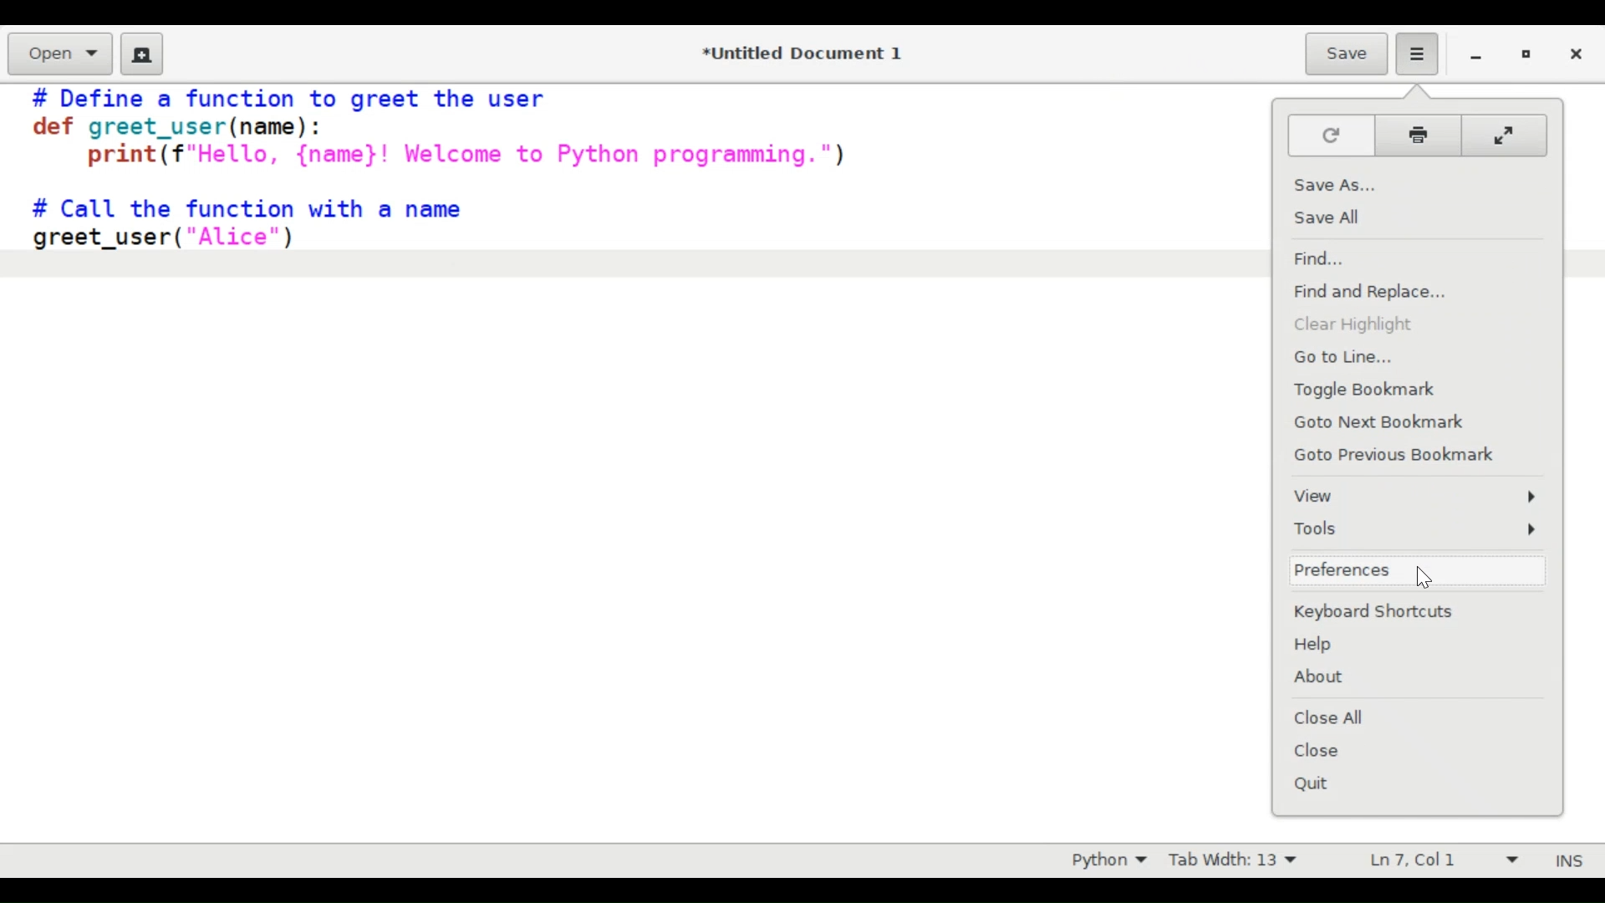 The width and height of the screenshot is (1605, 903). Describe the element at coordinates (1419, 53) in the screenshot. I see `Preferences` at that location.